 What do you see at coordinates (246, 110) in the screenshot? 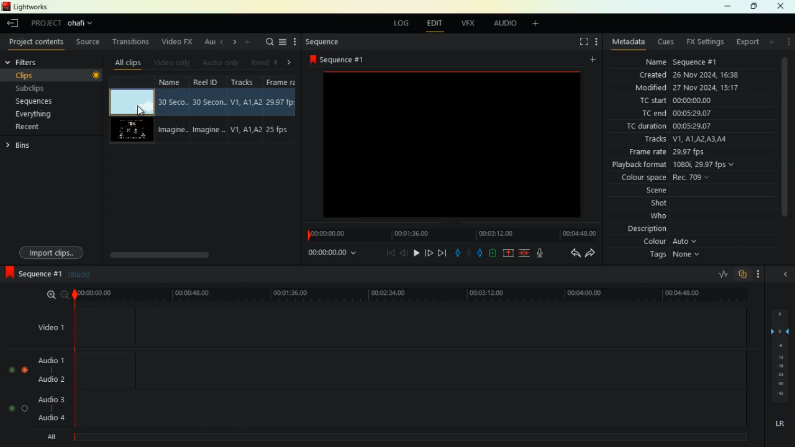
I see `tracks` at bounding box center [246, 110].